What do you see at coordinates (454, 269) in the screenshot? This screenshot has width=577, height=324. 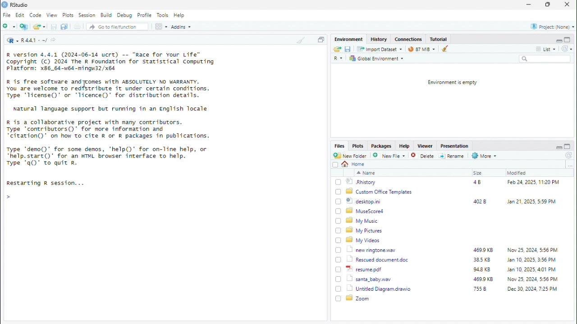 I see `resme.pdf 94.8KB Jan 10, 2025, 401 PM` at bounding box center [454, 269].